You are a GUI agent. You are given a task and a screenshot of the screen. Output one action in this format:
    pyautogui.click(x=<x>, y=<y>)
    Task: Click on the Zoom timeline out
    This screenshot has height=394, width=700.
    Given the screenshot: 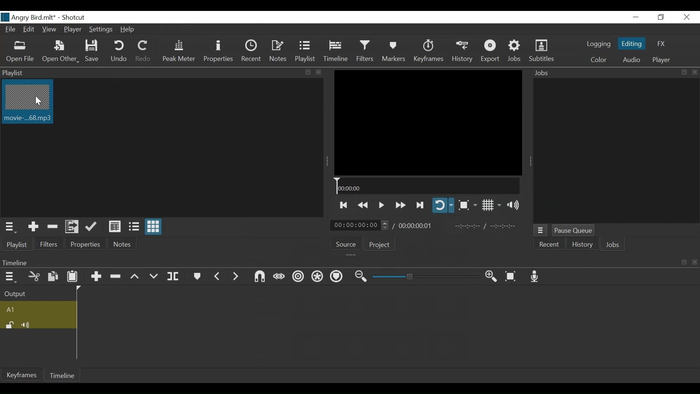 What is the action you would take?
    pyautogui.click(x=360, y=277)
    